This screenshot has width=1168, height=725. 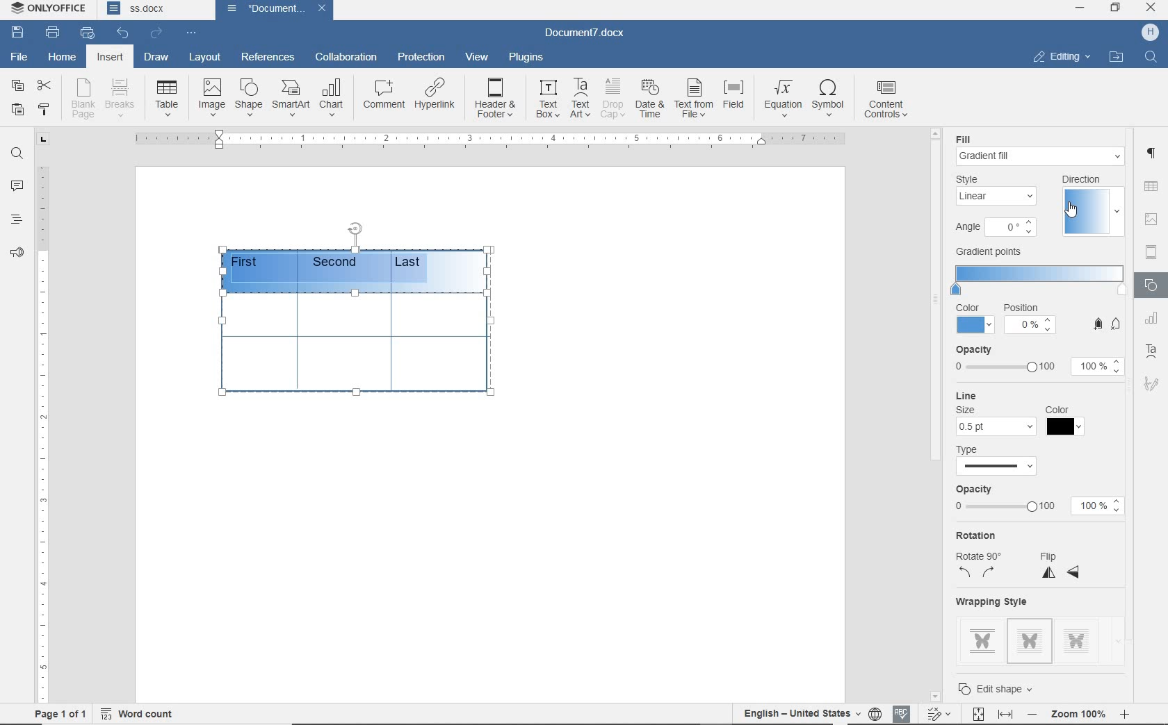 What do you see at coordinates (190, 33) in the screenshot?
I see `customize quick access toolbar` at bounding box center [190, 33].